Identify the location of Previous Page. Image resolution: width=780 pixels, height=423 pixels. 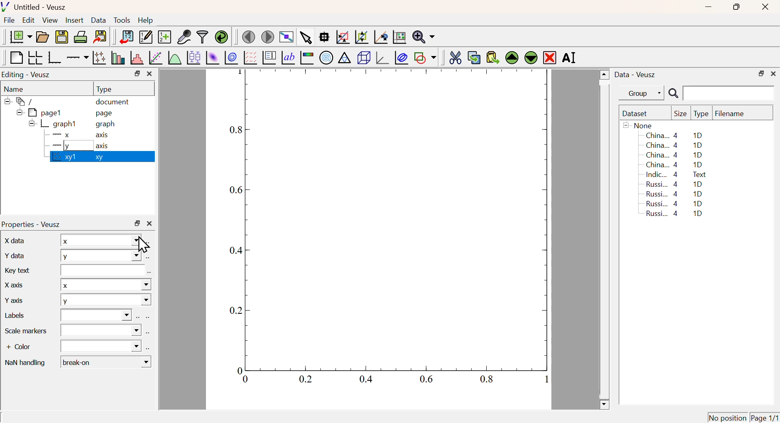
(249, 37).